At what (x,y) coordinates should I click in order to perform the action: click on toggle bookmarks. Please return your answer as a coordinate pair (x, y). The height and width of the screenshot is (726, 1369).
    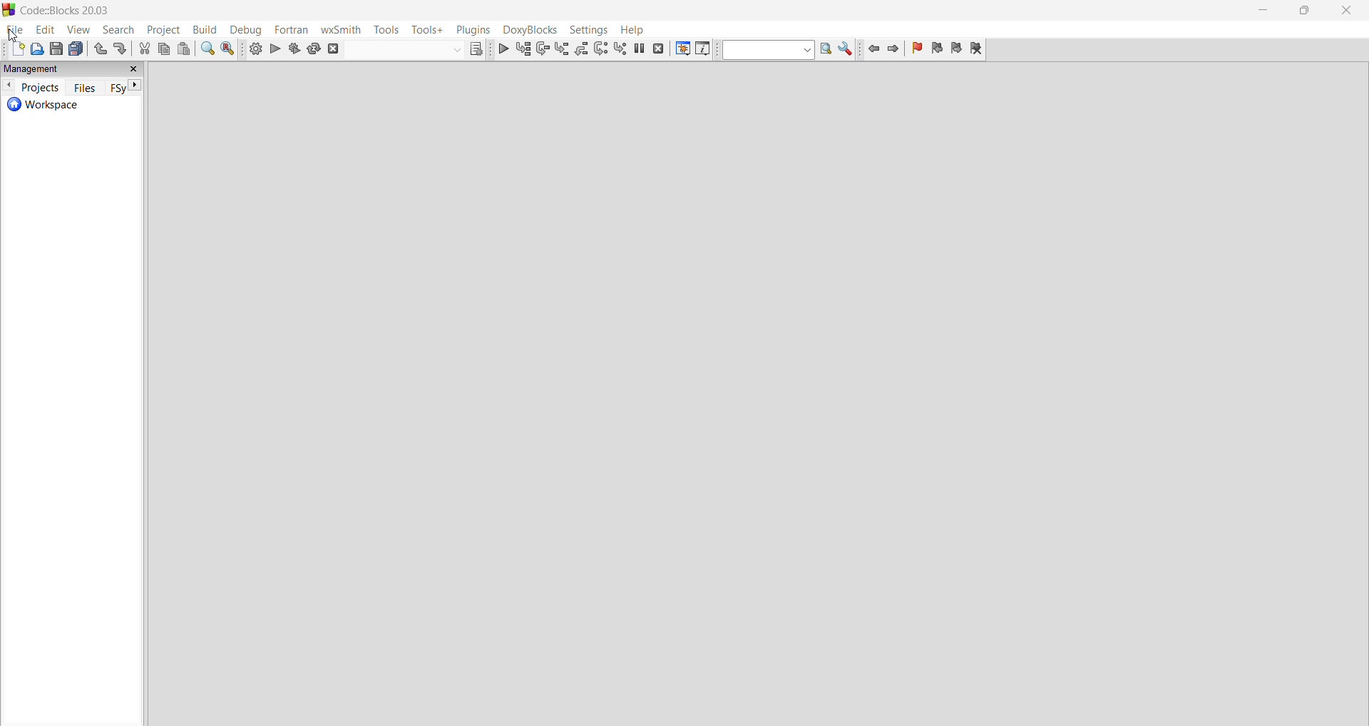
    Looking at the image, I should click on (916, 49).